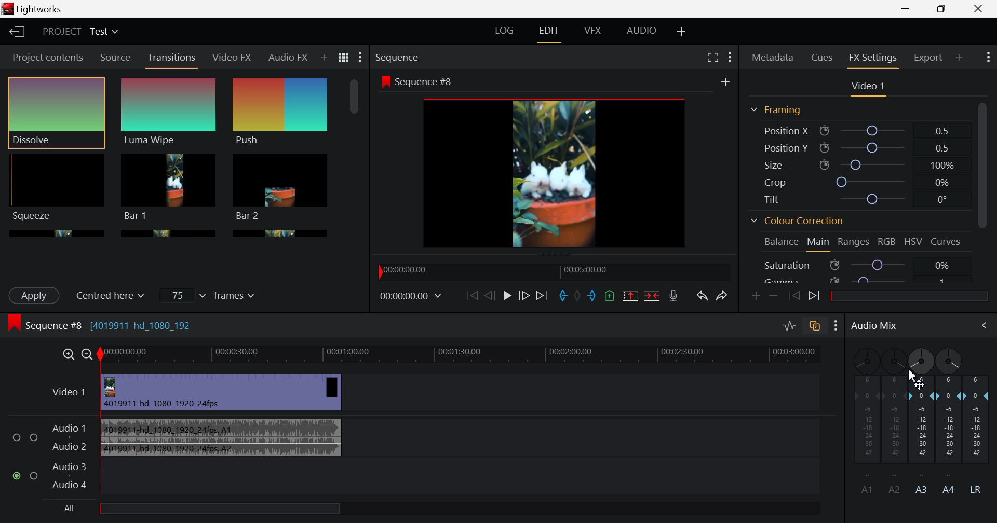  What do you see at coordinates (863, 421) in the screenshot?
I see `A1 Channel disabled` at bounding box center [863, 421].